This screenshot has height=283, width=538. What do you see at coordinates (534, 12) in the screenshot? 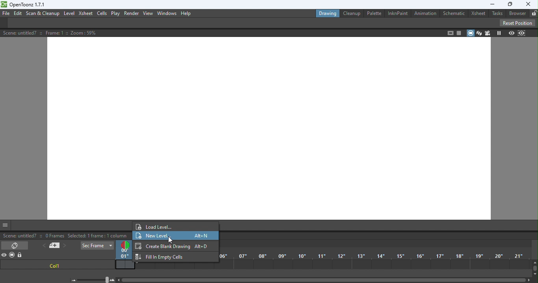
I see `unlocked` at bounding box center [534, 12].